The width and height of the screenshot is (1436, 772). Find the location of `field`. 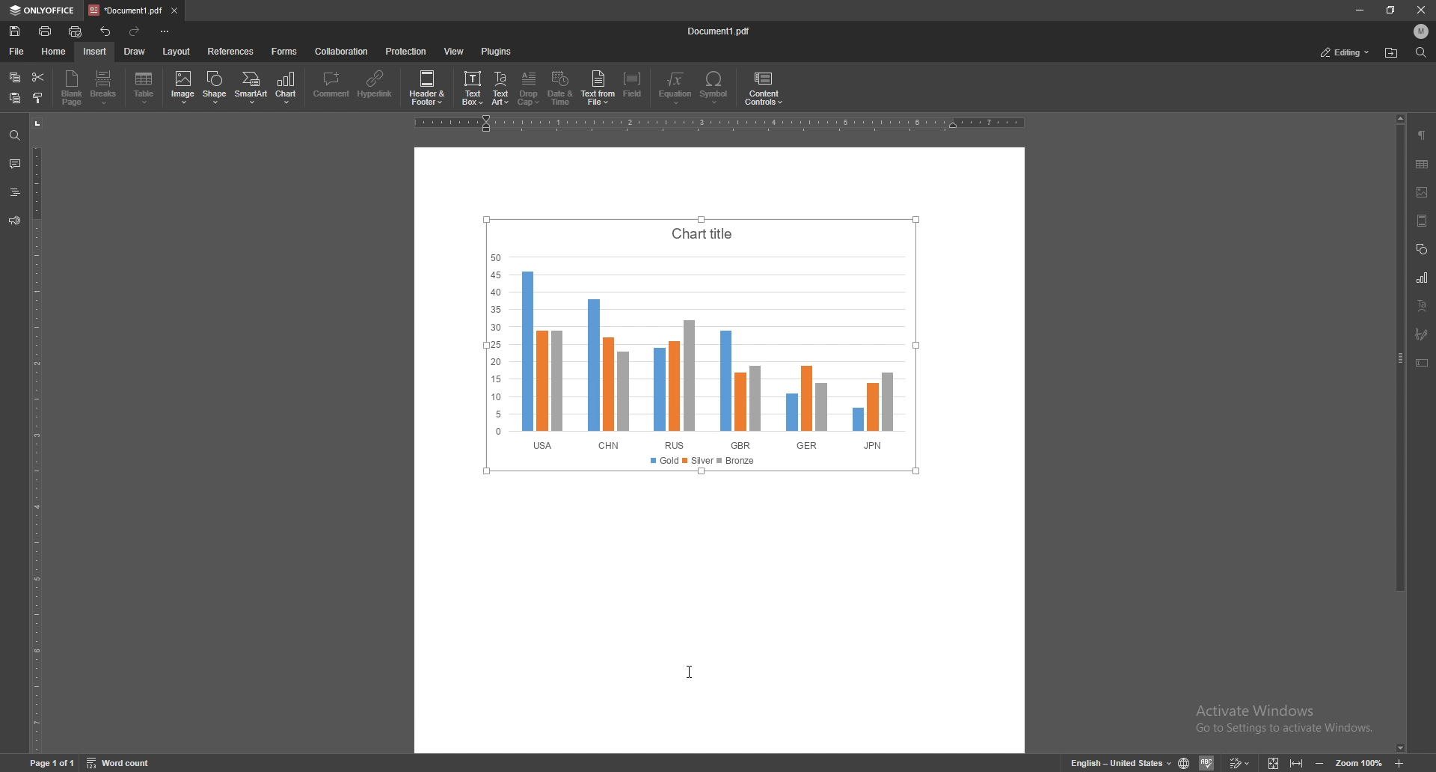

field is located at coordinates (634, 88).